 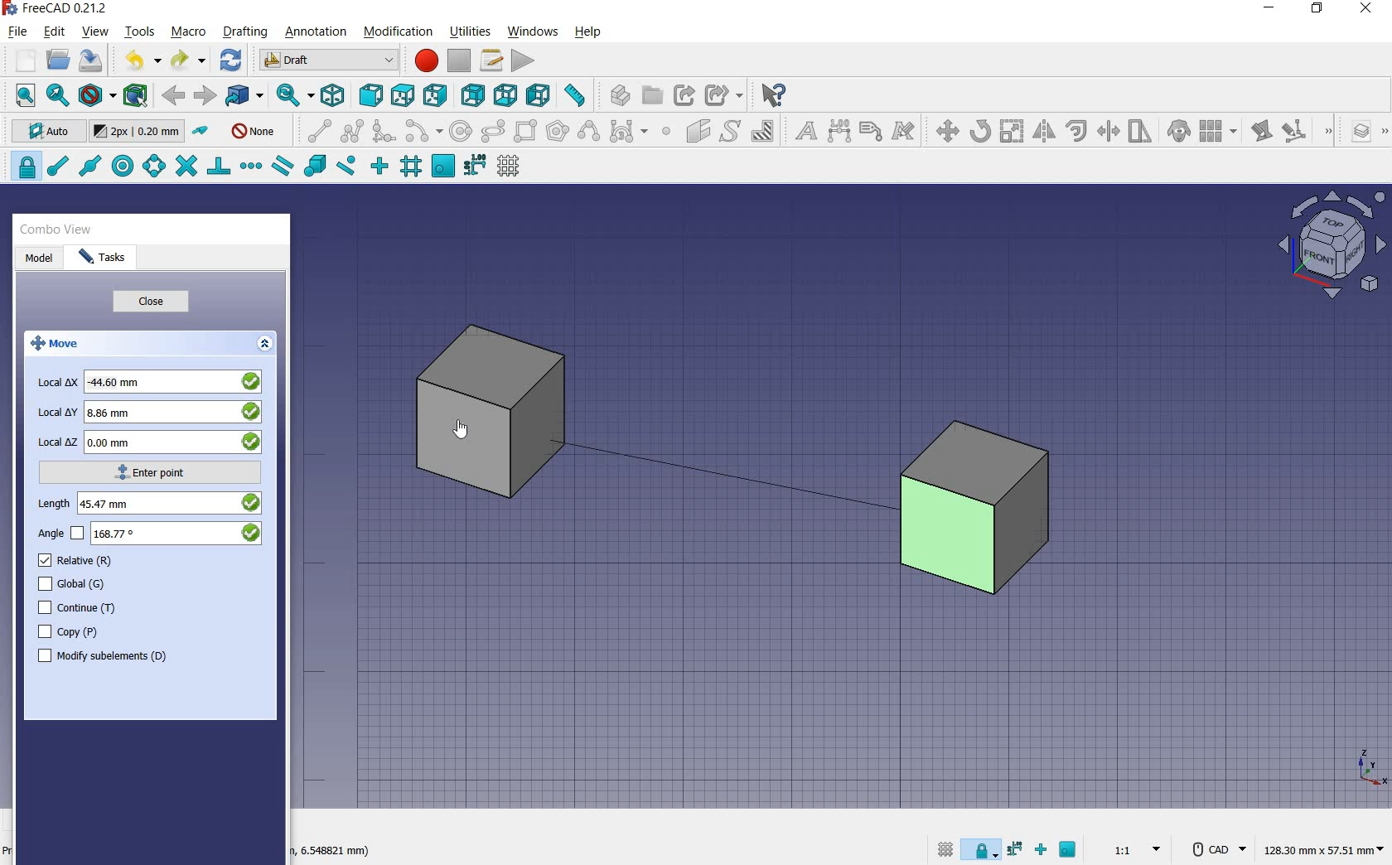 What do you see at coordinates (576, 96) in the screenshot?
I see `measure distance` at bounding box center [576, 96].